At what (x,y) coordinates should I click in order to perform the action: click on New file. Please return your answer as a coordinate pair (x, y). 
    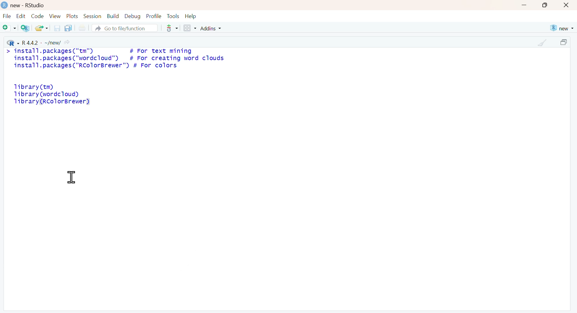
    Looking at the image, I should click on (9, 28).